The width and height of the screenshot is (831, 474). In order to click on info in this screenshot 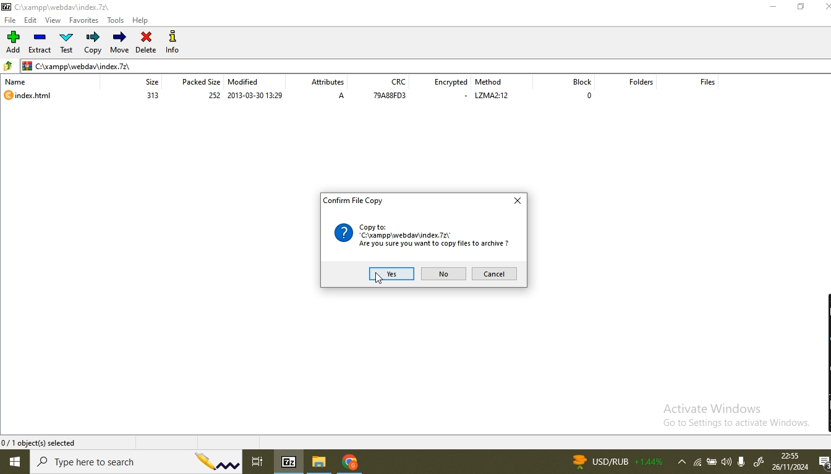, I will do `click(176, 42)`.